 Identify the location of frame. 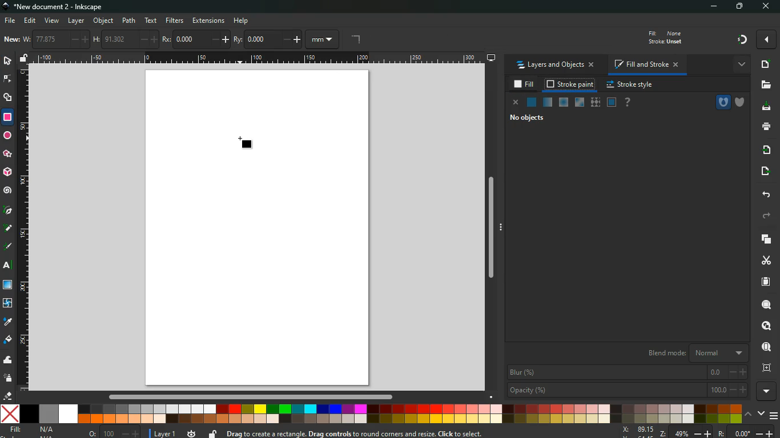
(766, 368).